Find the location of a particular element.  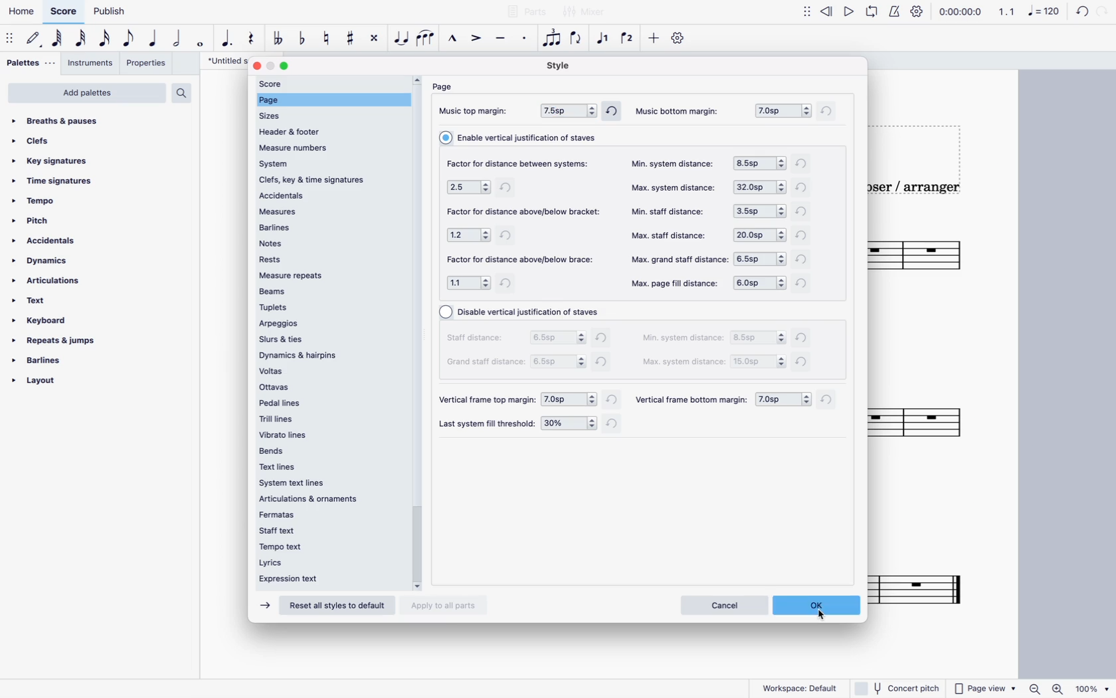

tempo text is located at coordinates (322, 545).